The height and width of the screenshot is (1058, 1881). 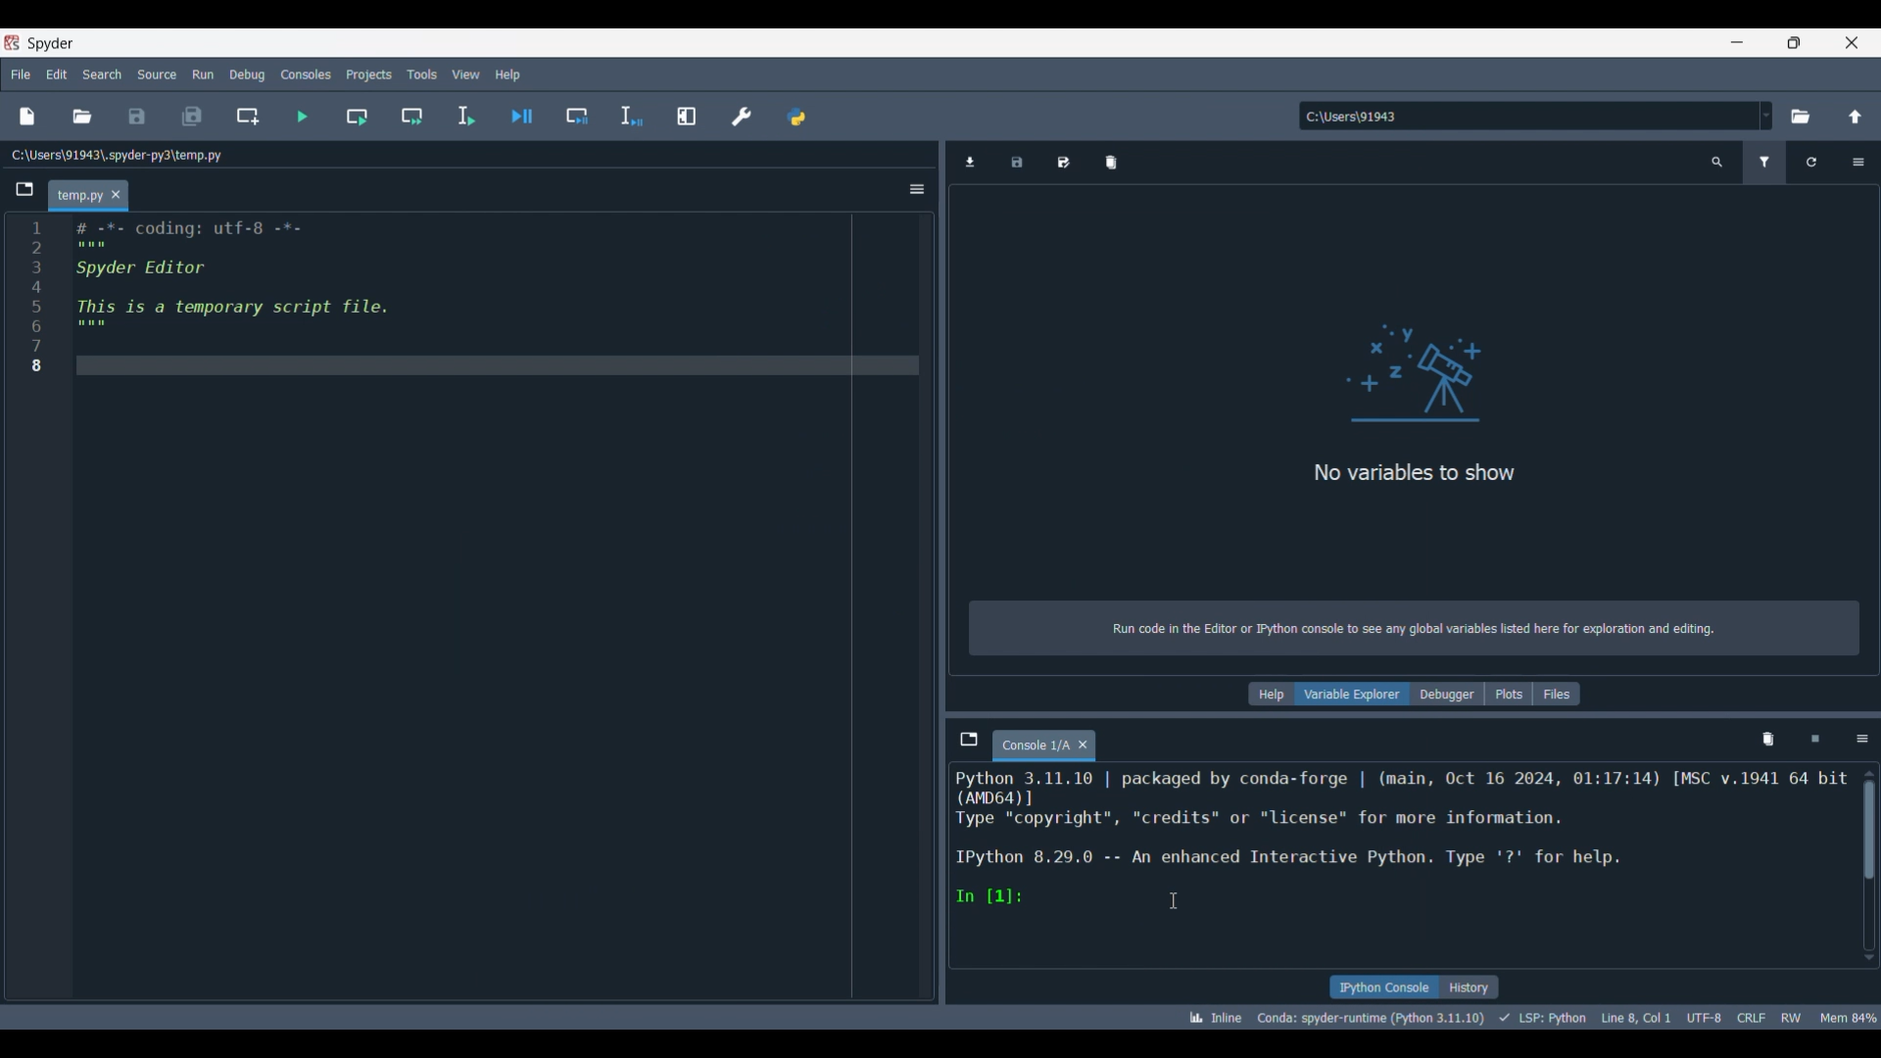 I want to click on Debug menu, so click(x=248, y=74).